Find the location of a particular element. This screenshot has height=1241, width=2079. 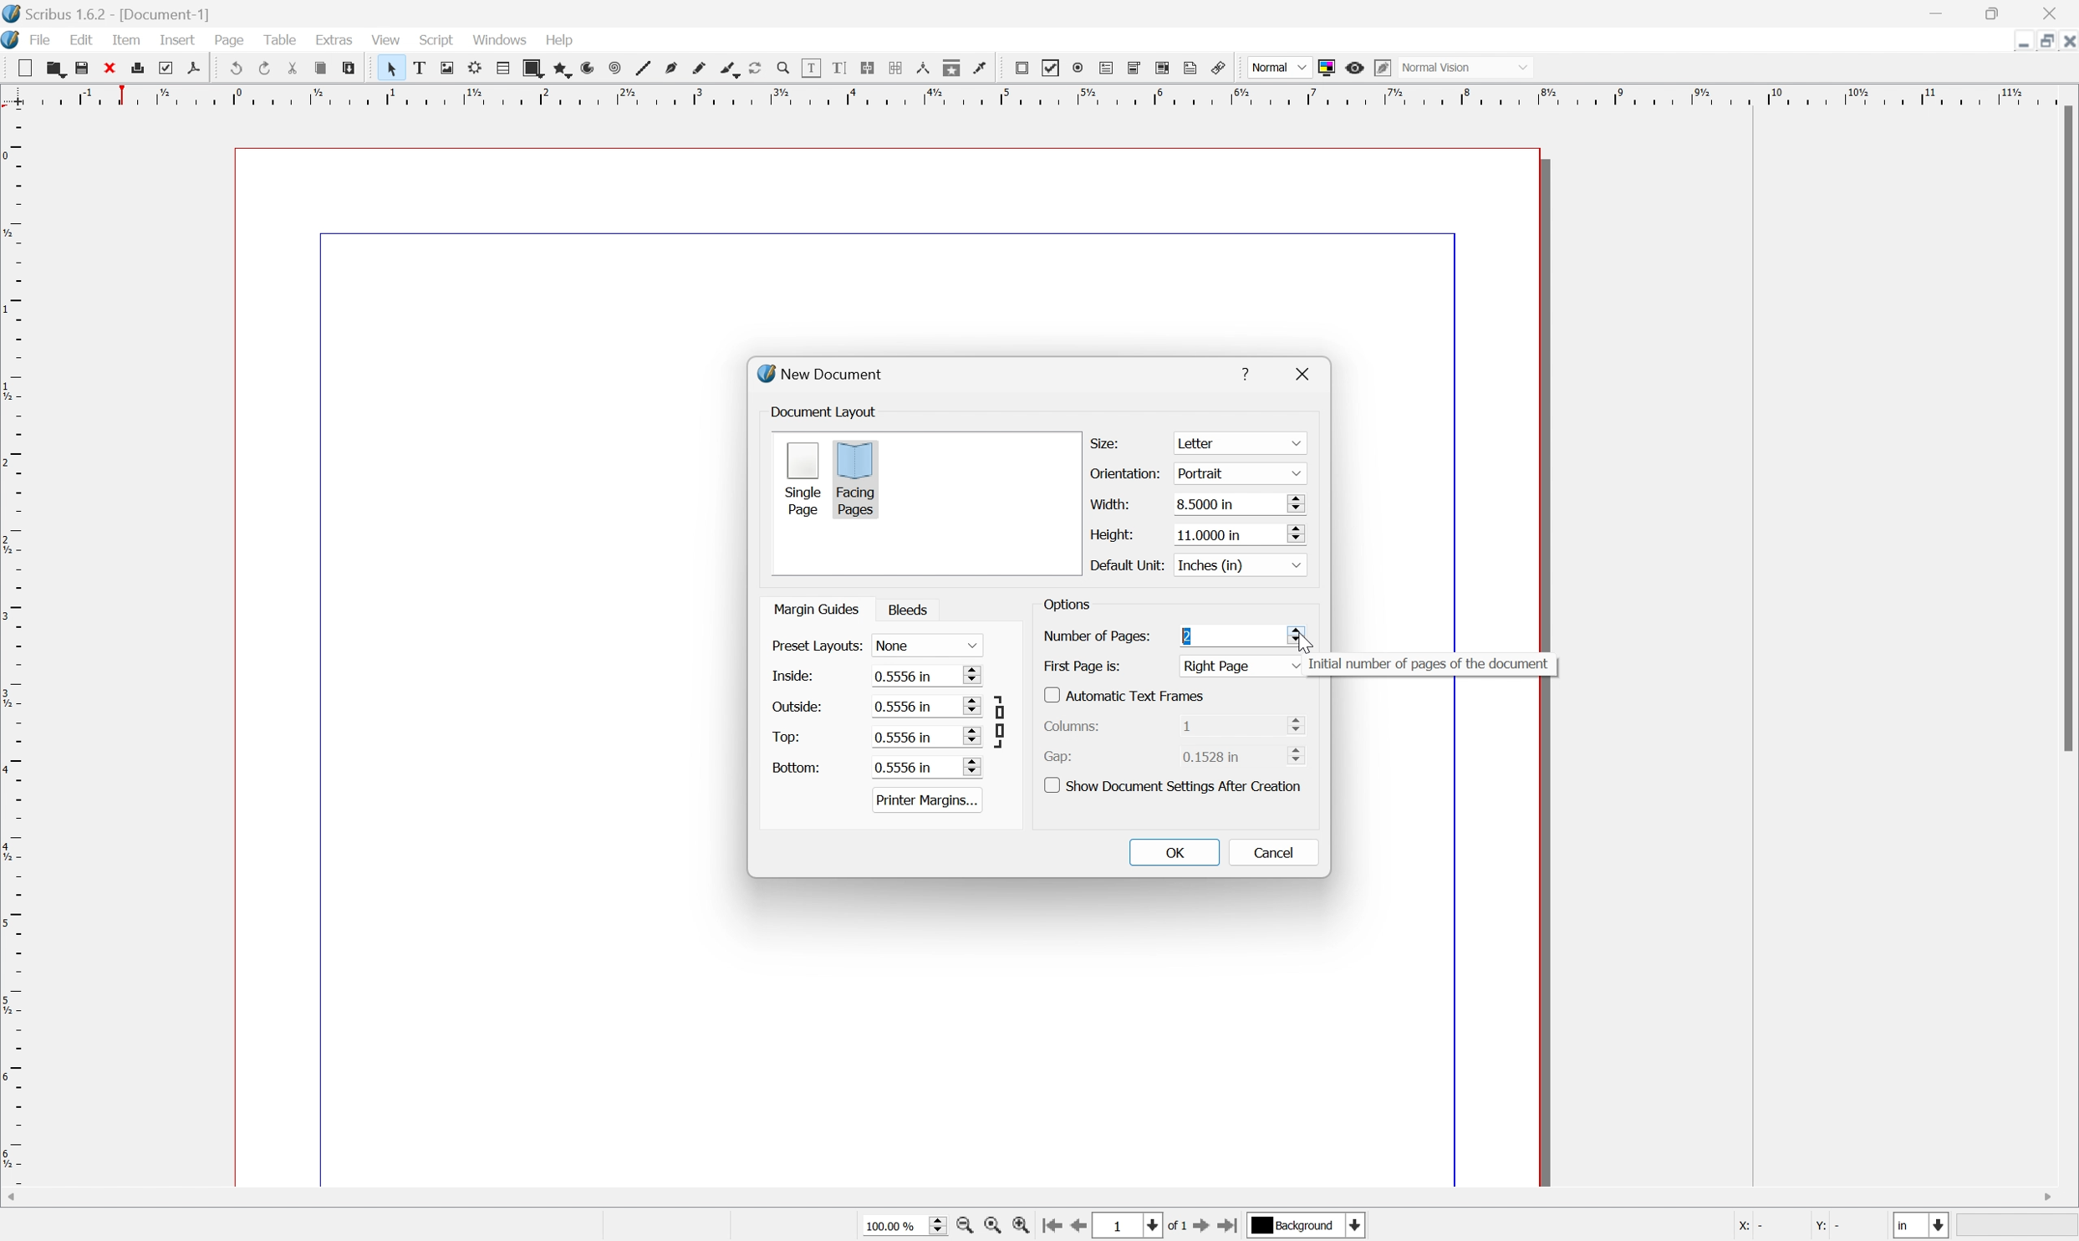

Script is located at coordinates (436, 41).